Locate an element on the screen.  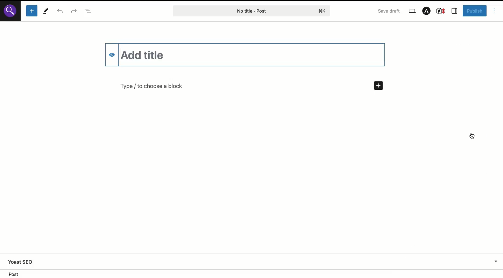
Options is located at coordinates (495, 11).